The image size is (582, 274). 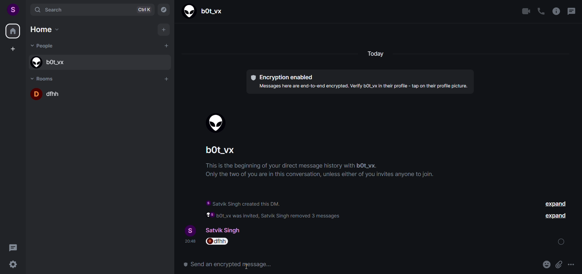 What do you see at coordinates (570, 264) in the screenshot?
I see `send` at bounding box center [570, 264].